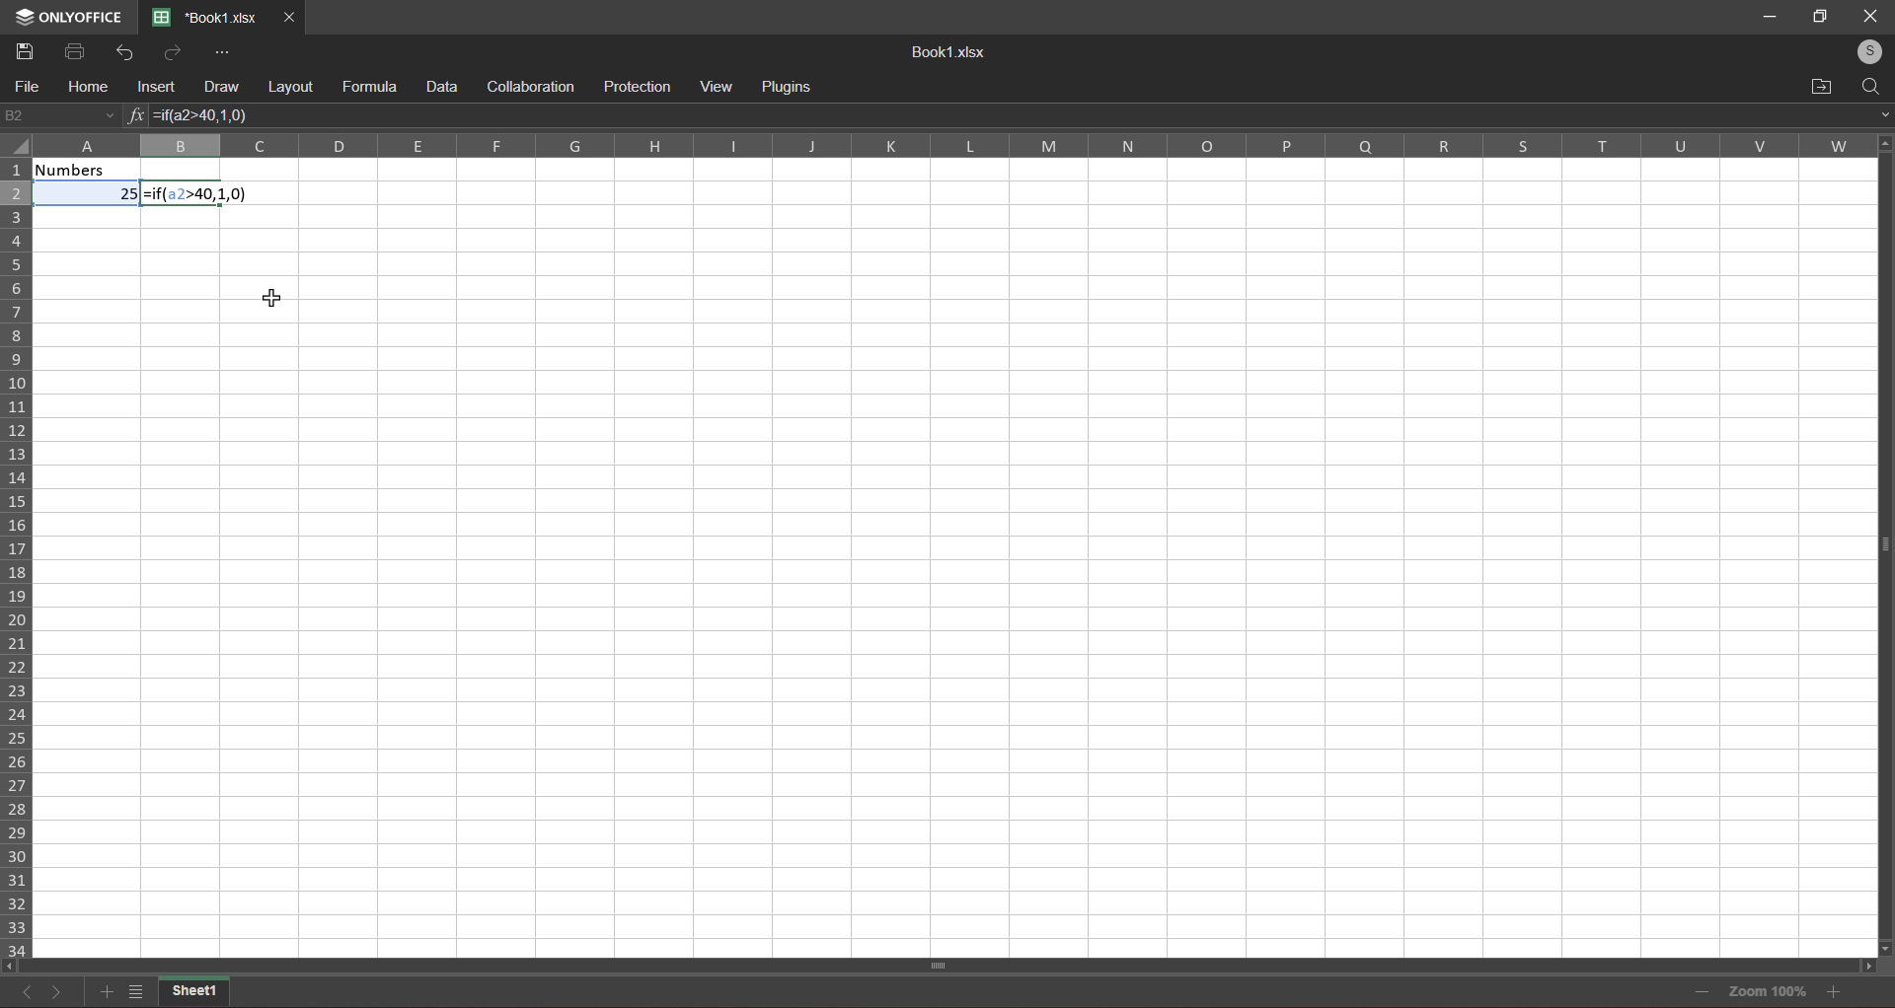  Describe the element at coordinates (792, 84) in the screenshot. I see `plugins` at that location.